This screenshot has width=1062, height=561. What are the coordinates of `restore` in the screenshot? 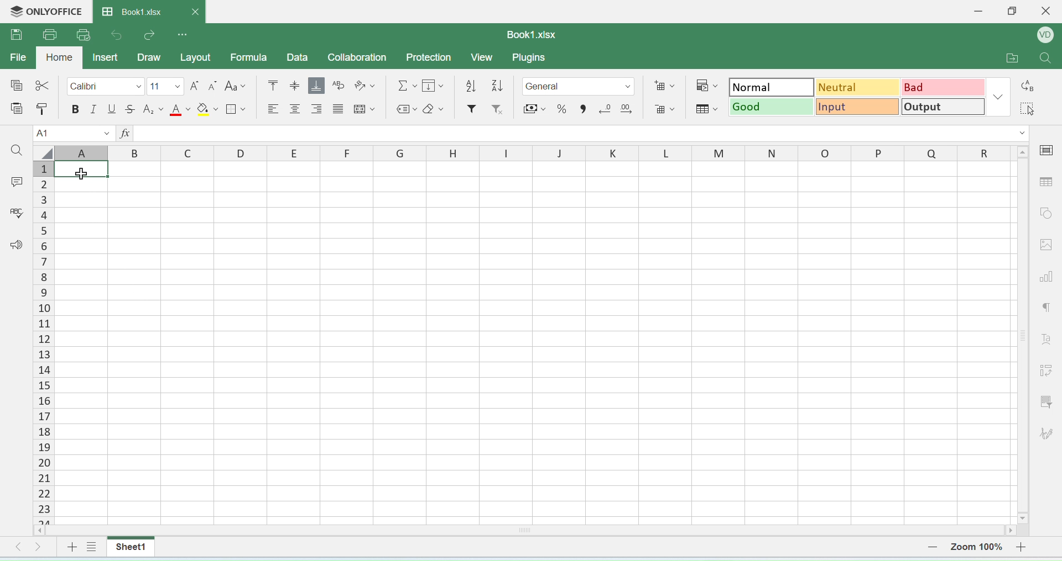 It's located at (1012, 13).